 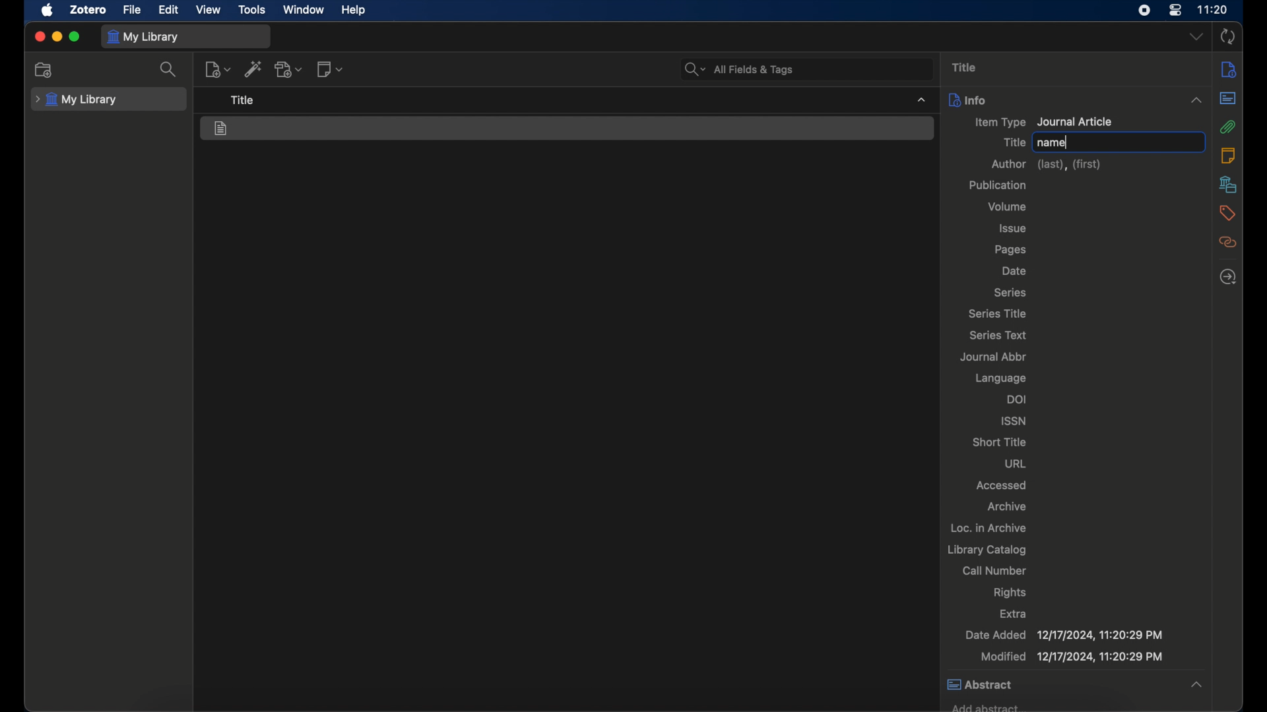 I want to click on dropdown, so click(x=1196, y=36).